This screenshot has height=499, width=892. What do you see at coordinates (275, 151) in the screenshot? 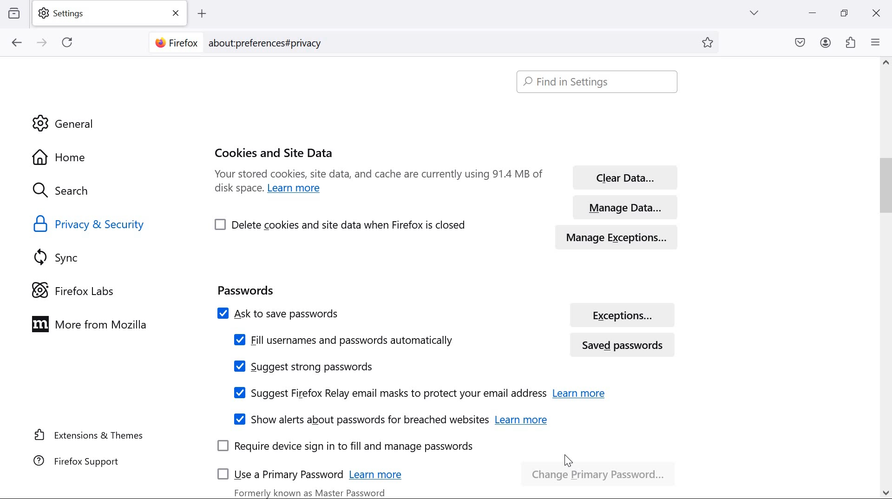
I see `Cookies and Site Data` at bounding box center [275, 151].